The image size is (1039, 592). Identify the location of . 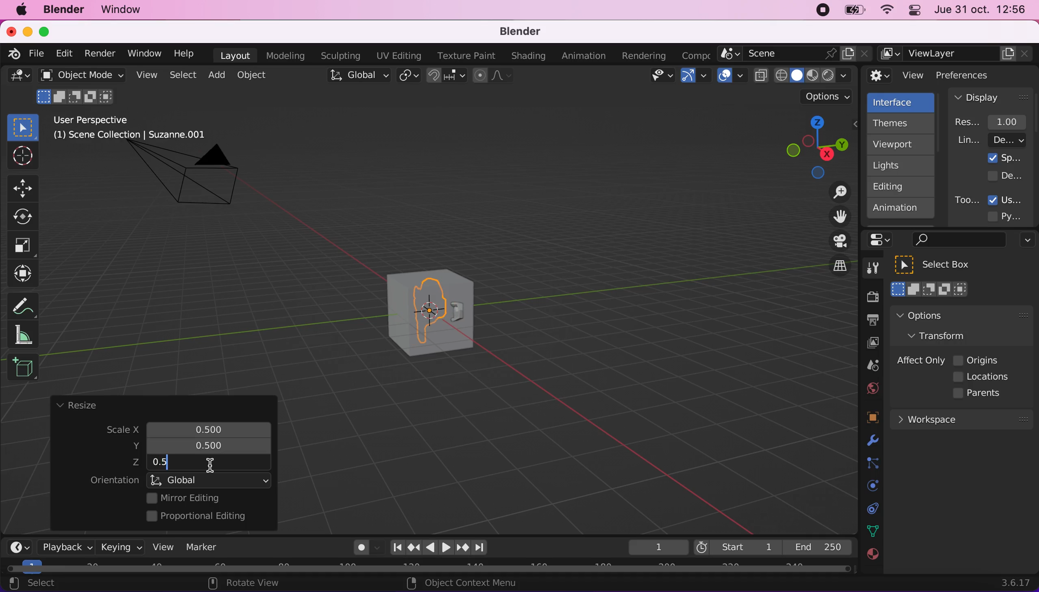
(27, 217).